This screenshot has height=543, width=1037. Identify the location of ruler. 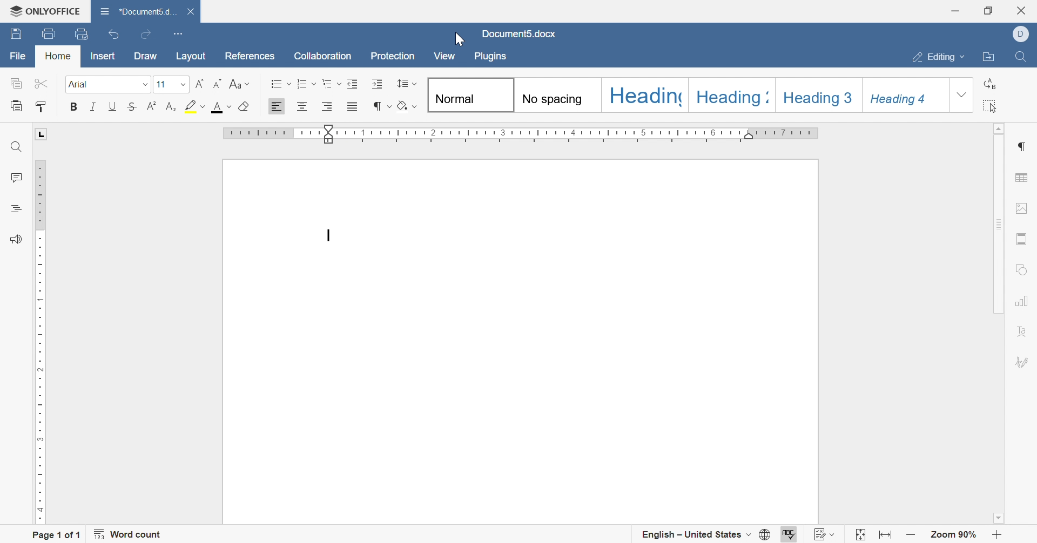
(38, 340).